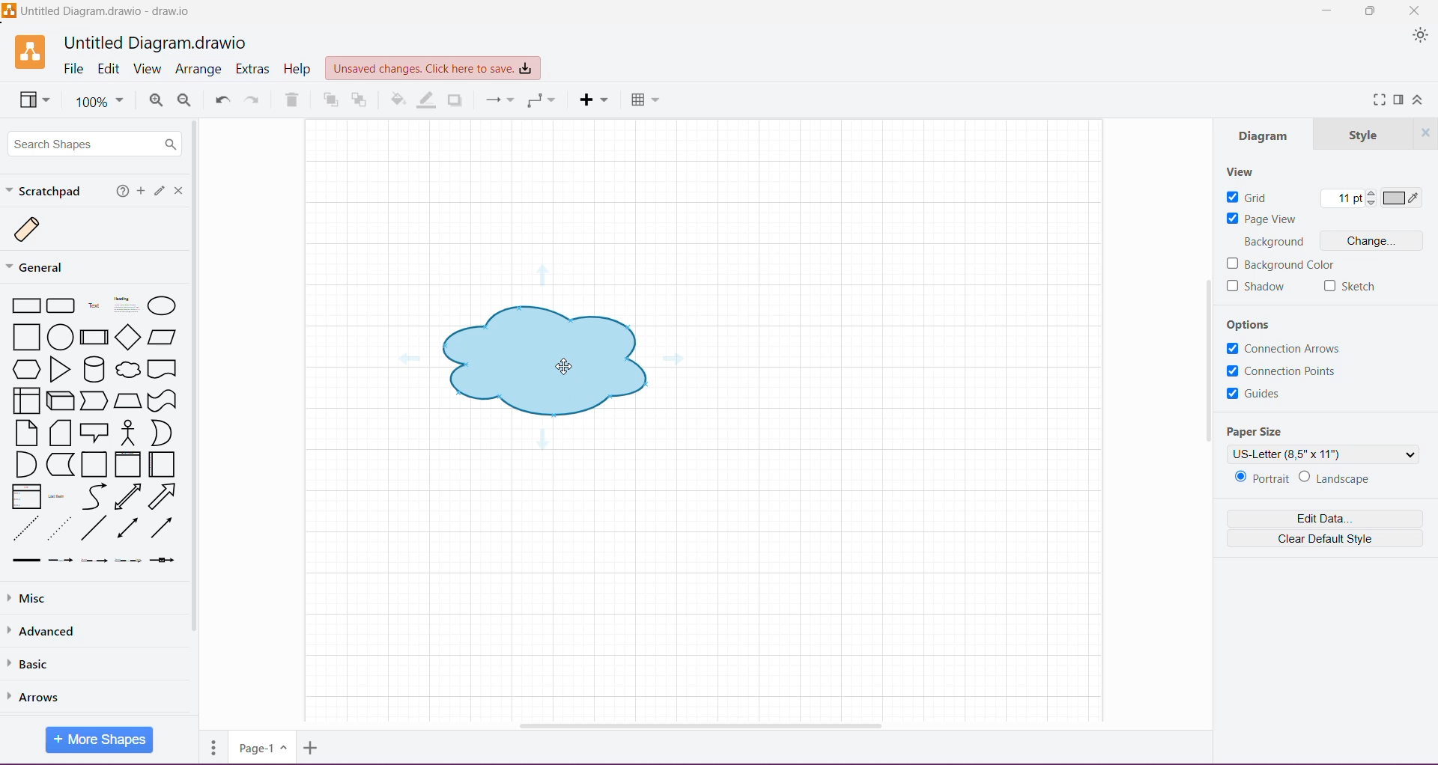 The image size is (1438, 765). I want to click on Scratchpad, so click(46, 191).